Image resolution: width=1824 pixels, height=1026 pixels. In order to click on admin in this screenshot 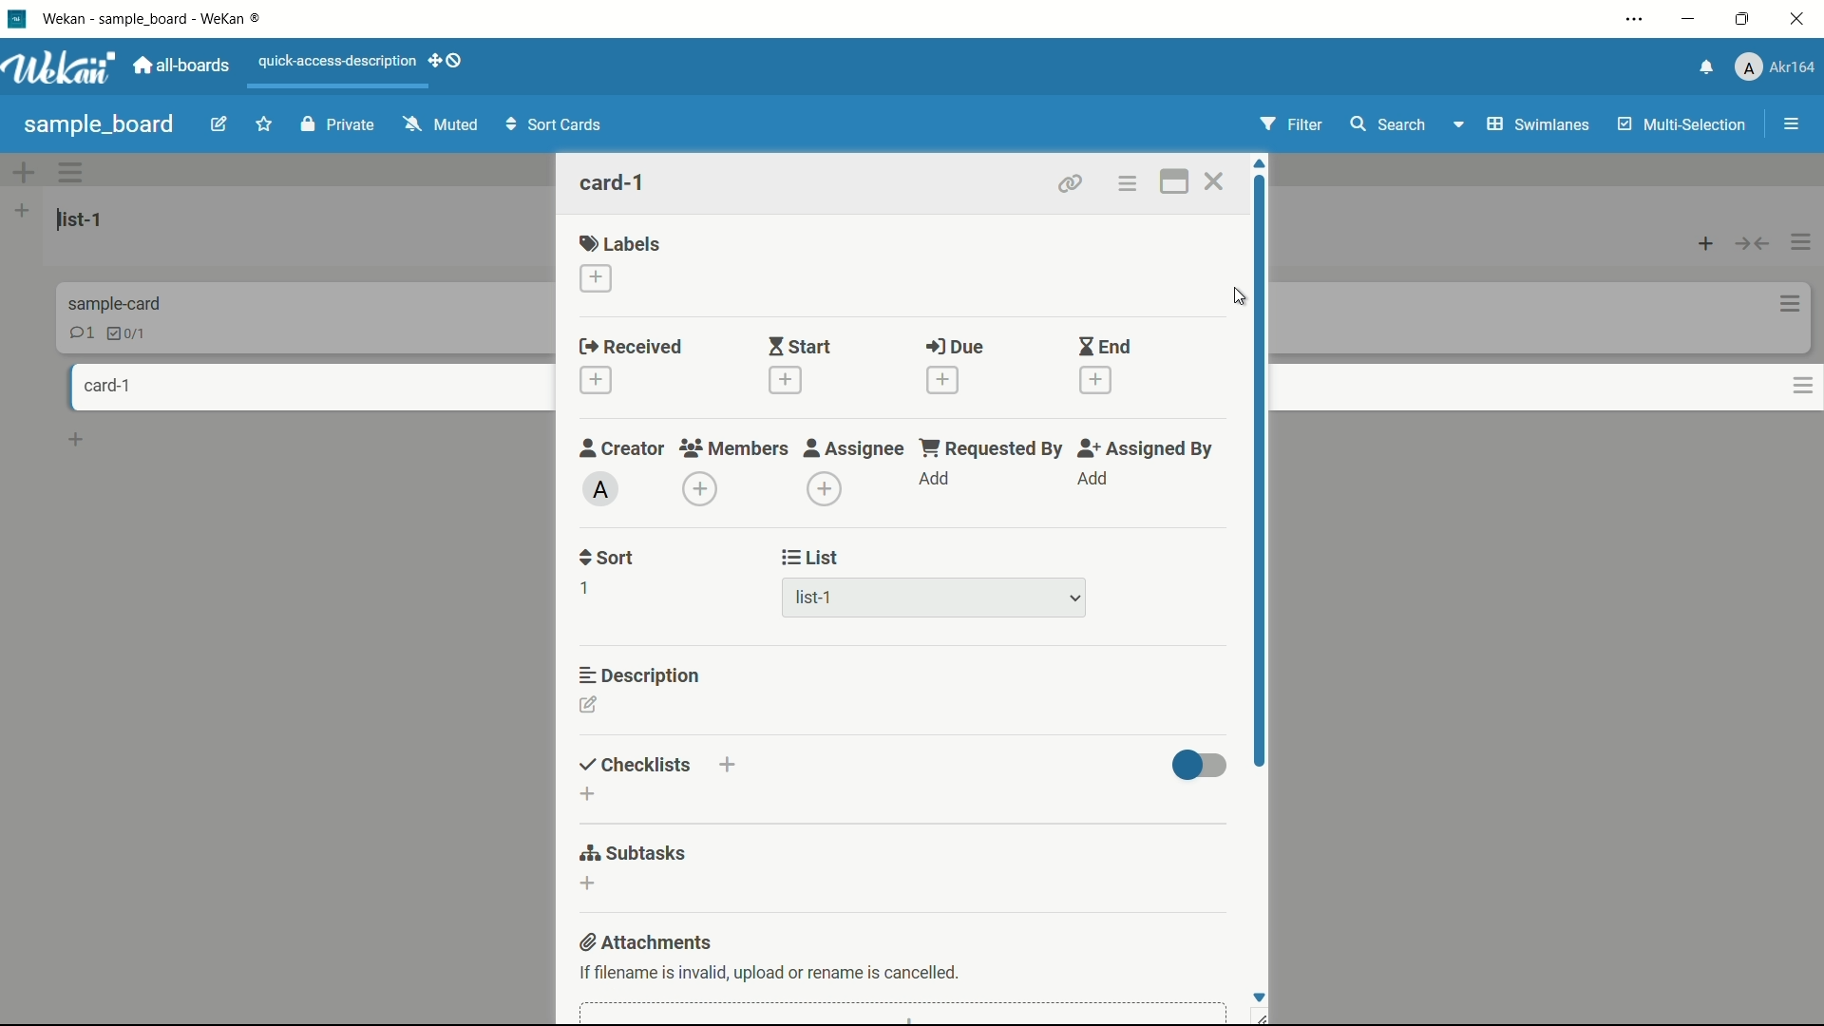, I will do `click(598, 489)`.